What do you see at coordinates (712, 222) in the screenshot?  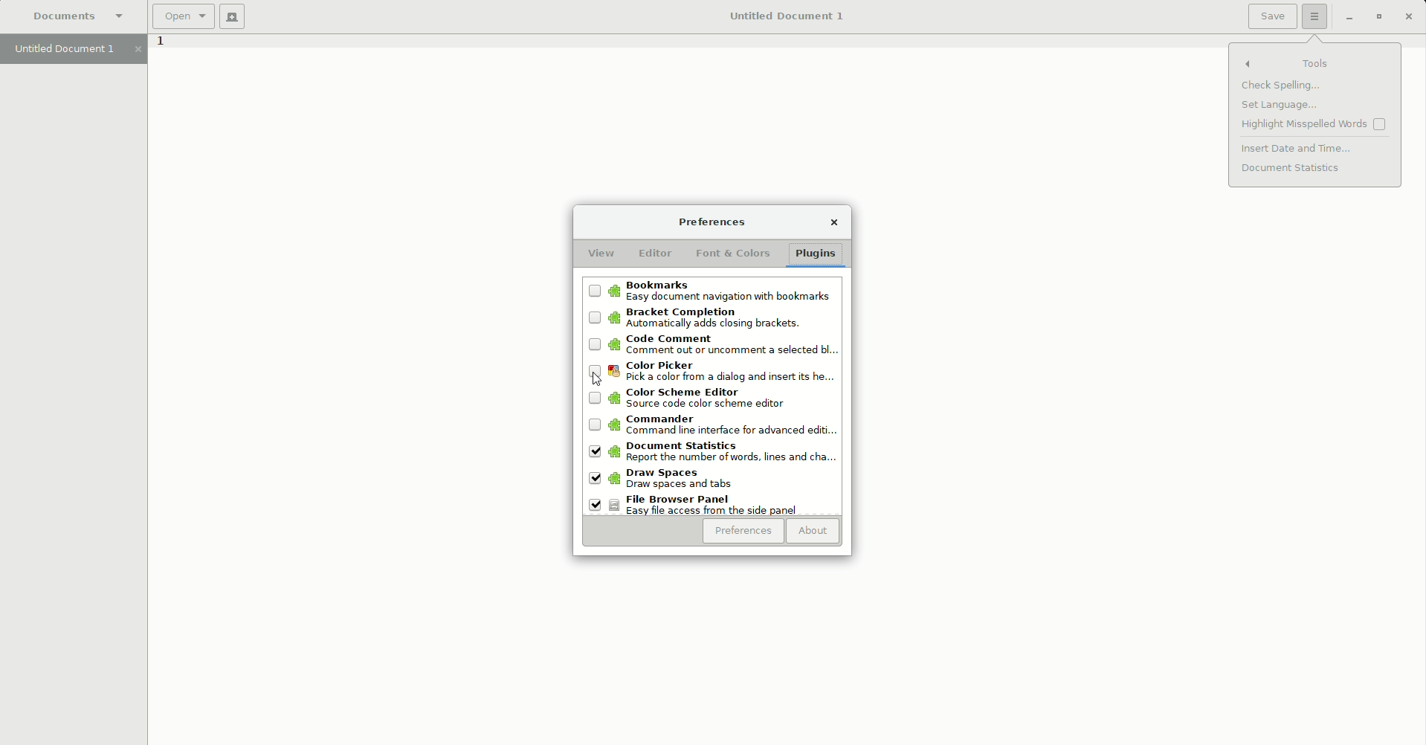 I see `Preferences` at bounding box center [712, 222].